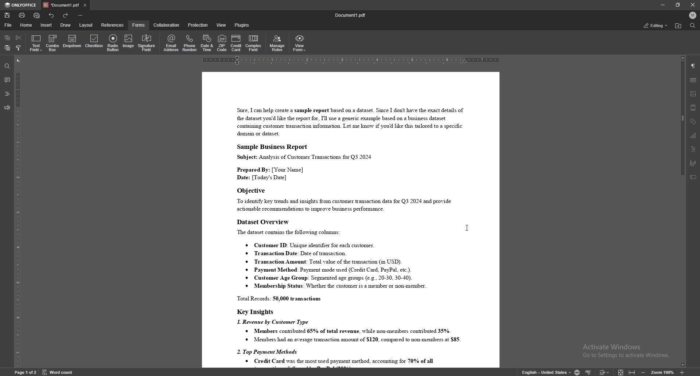  What do you see at coordinates (65, 15) in the screenshot?
I see `redo` at bounding box center [65, 15].